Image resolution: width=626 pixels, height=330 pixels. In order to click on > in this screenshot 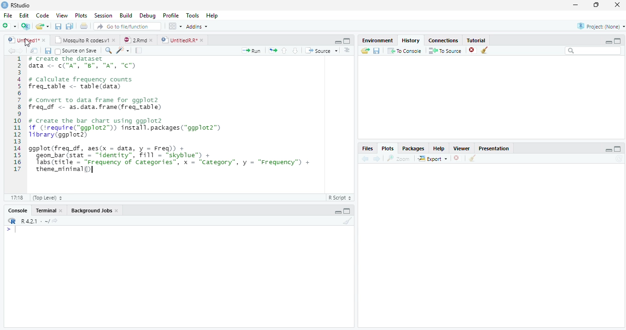, I will do `click(6, 229)`.